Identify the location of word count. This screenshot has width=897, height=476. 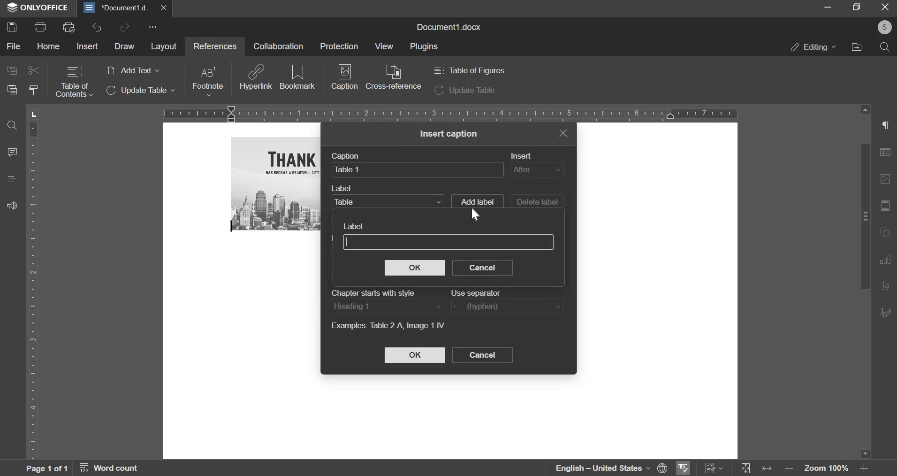
(114, 469).